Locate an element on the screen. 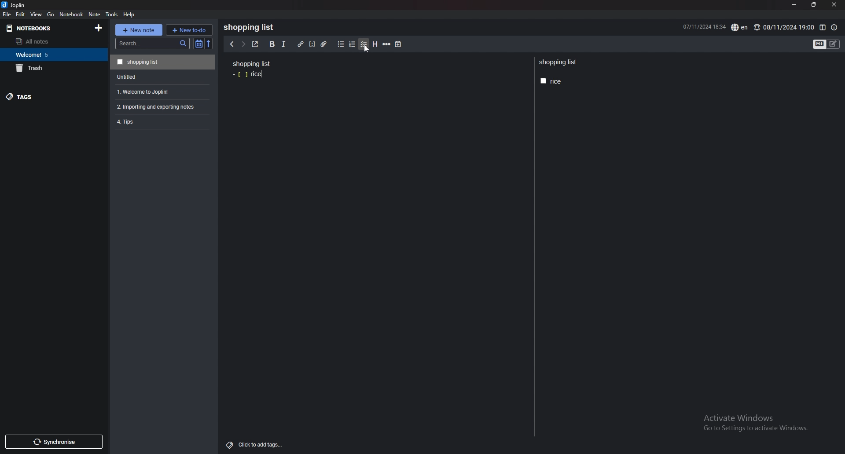  file is located at coordinates (7, 15).